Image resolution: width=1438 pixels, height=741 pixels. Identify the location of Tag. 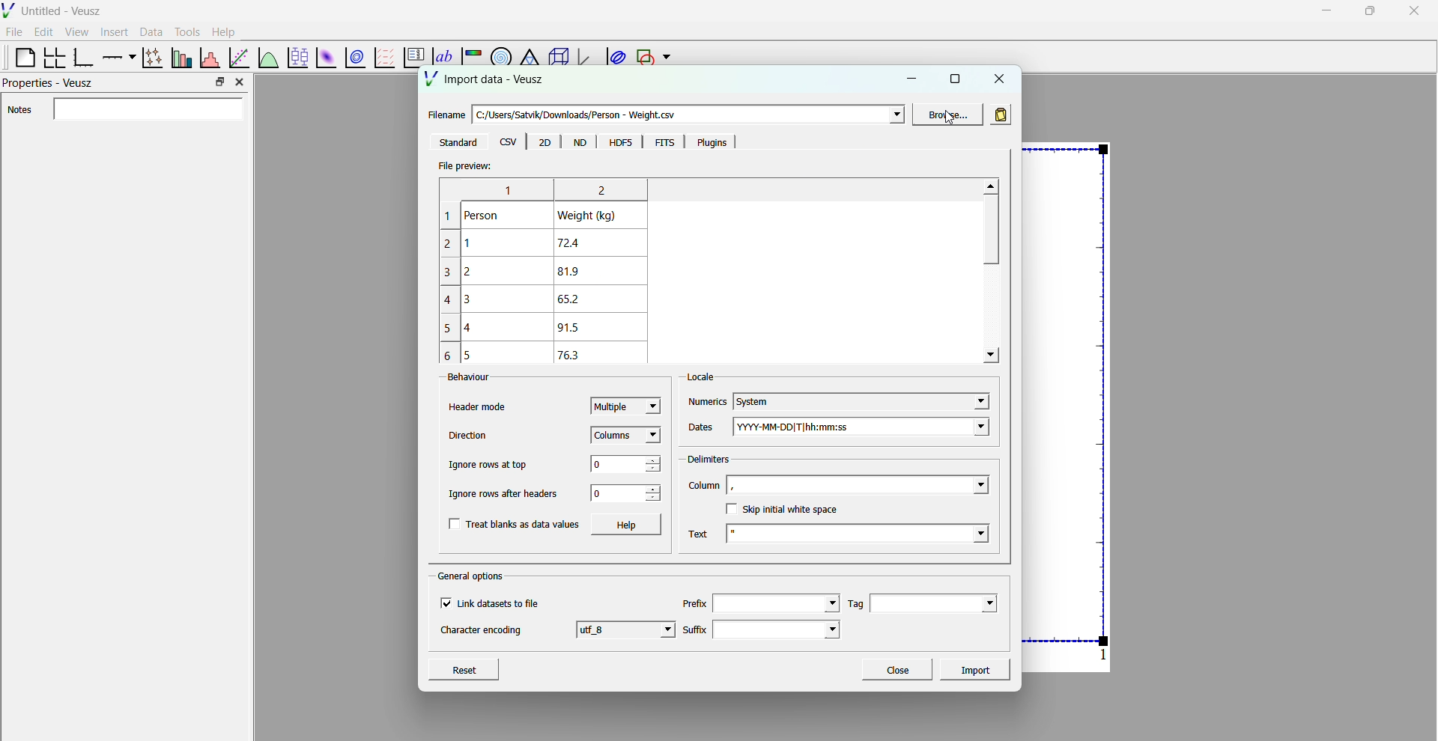
(855, 603).